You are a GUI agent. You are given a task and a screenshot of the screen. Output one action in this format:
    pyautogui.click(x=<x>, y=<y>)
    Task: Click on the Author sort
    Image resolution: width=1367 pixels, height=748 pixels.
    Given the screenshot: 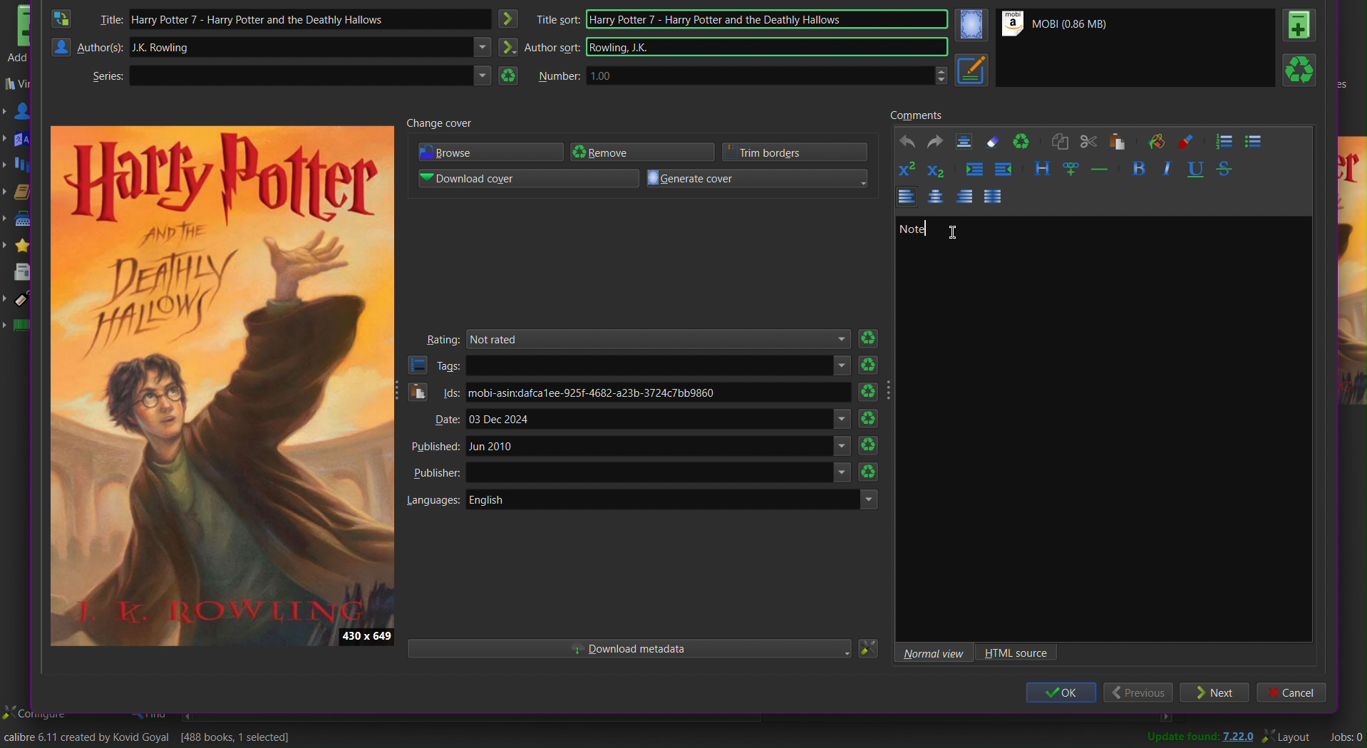 What is the action you would take?
    pyautogui.click(x=554, y=47)
    